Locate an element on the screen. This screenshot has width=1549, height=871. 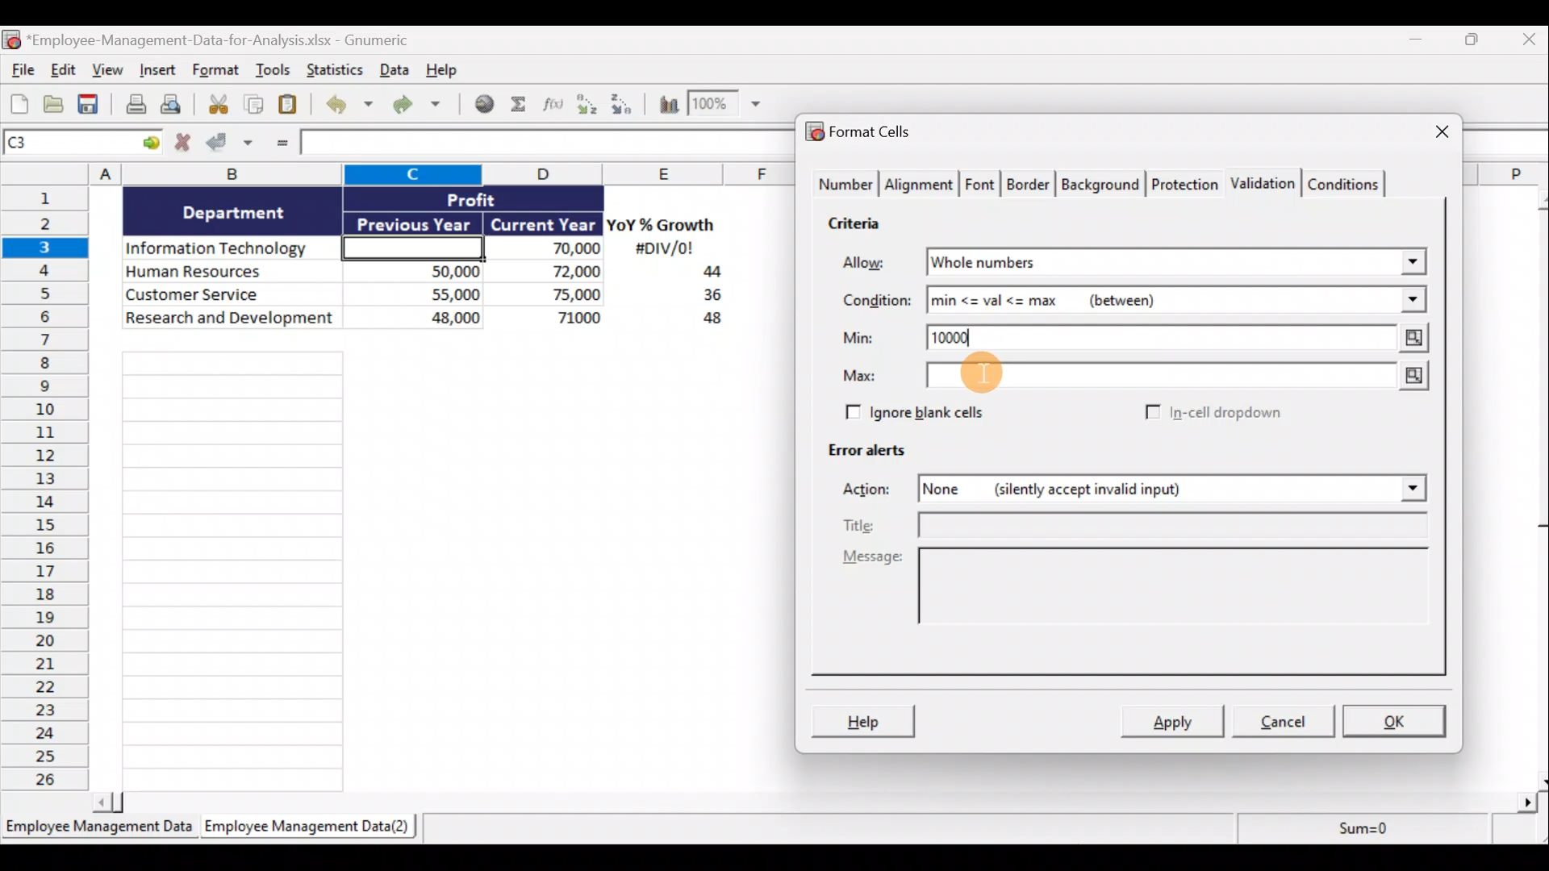
72,000 is located at coordinates (551, 273).